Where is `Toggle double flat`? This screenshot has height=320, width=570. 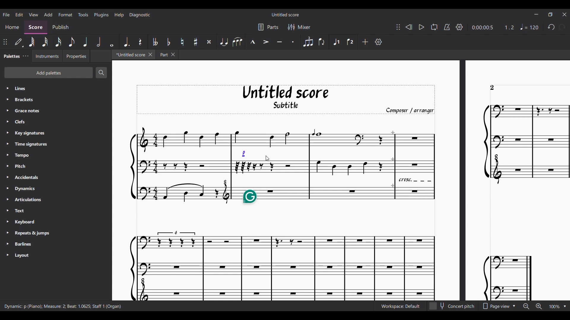
Toggle double flat is located at coordinates (154, 42).